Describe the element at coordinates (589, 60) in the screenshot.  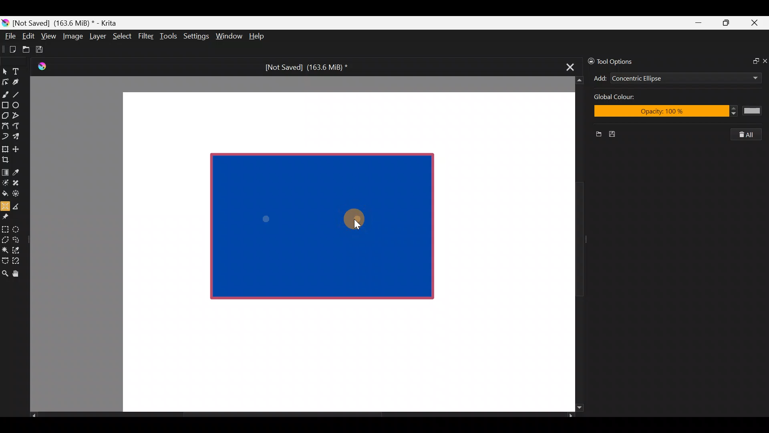
I see `Lock/unlock docker` at that location.